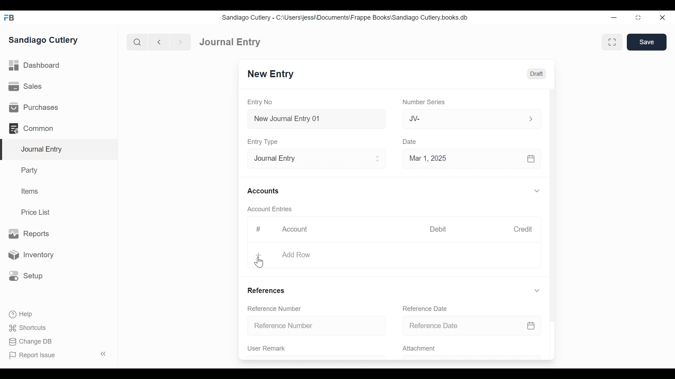 The image size is (675, 379). Describe the element at coordinates (35, 356) in the screenshot. I see `Report Issue` at that location.